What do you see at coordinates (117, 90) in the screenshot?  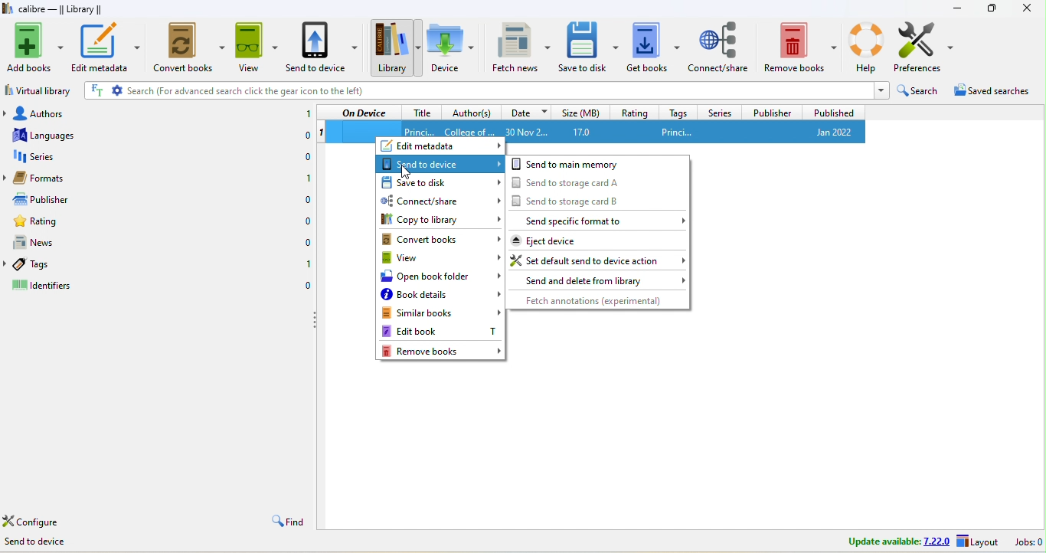 I see `settings` at bounding box center [117, 90].